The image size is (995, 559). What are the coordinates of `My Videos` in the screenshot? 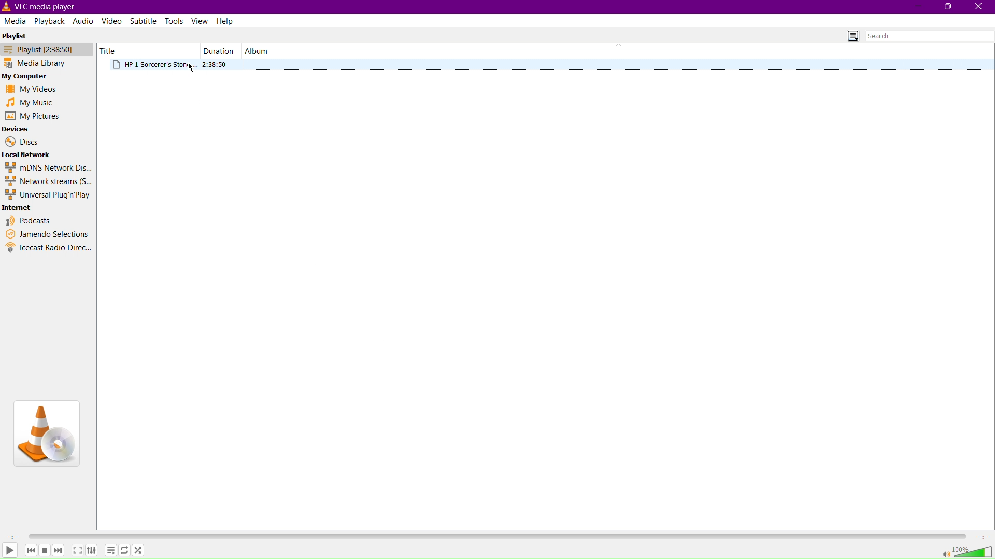 It's located at (31, 89).